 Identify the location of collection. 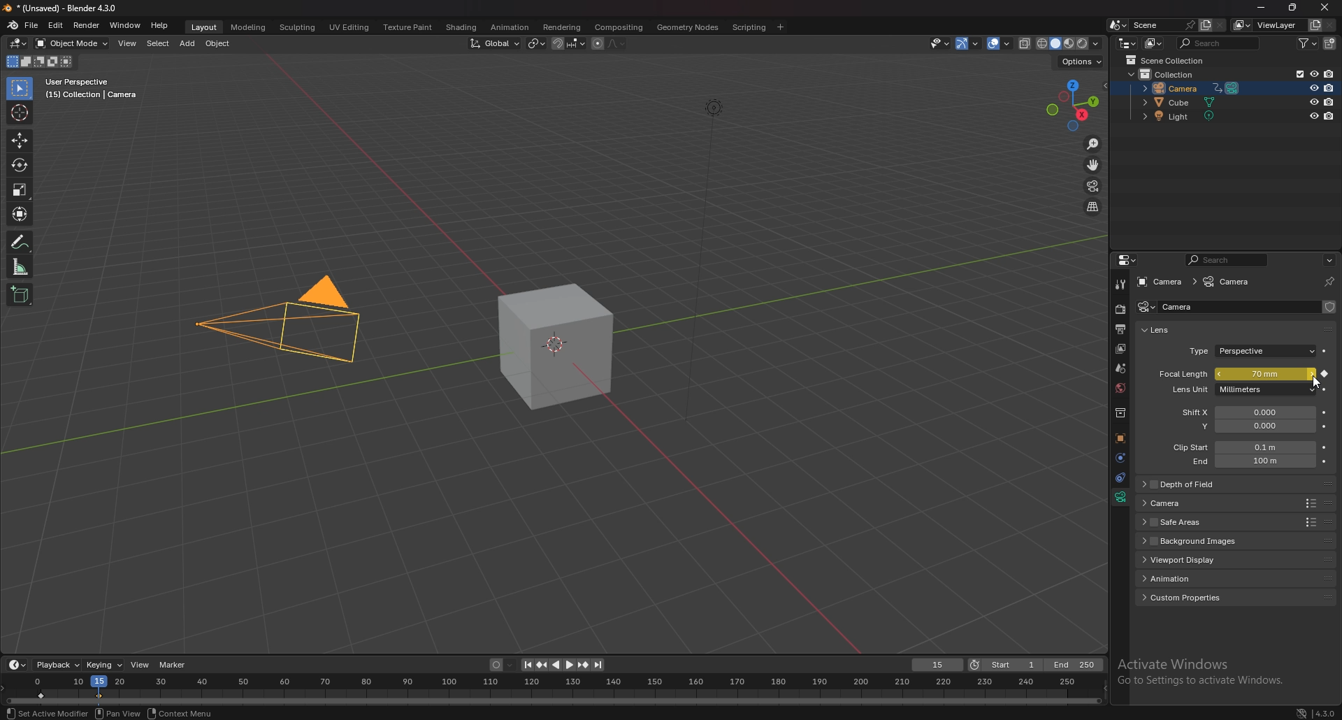
(1167, 73).